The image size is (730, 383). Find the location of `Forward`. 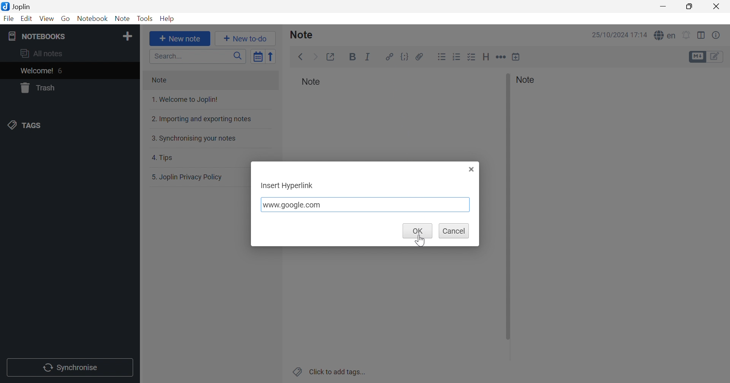

Forward is located at coordinates (316, 56).